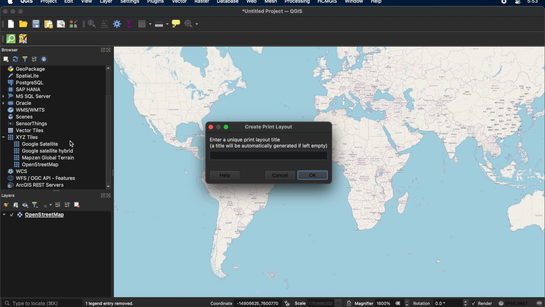 The width and height of the screenshot is (545, 307). I want to click on okay, so click(313, 175).